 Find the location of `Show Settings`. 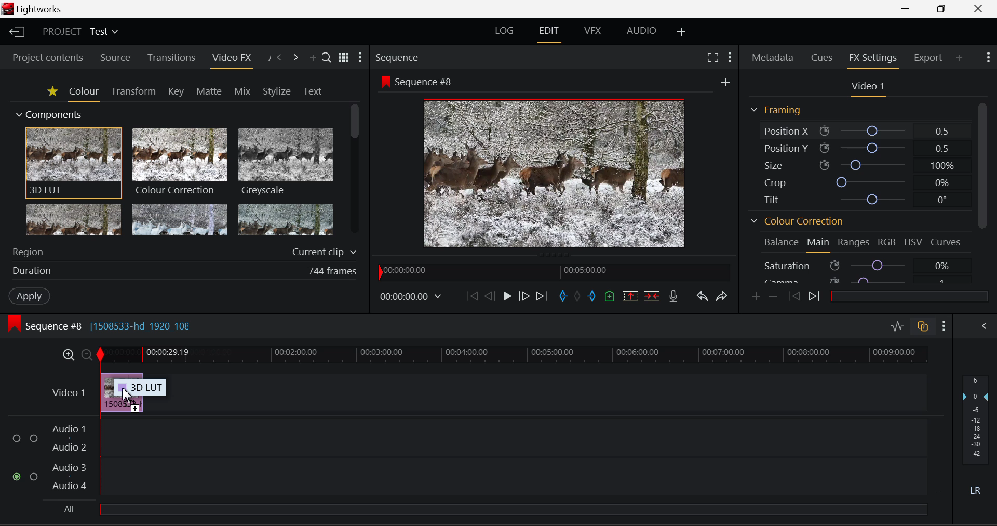

Show Settings is located at coordinates (729, 56).